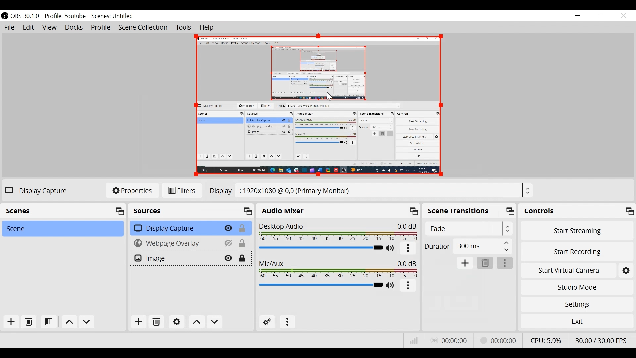  I want to click on Fade, so click(469, 229).